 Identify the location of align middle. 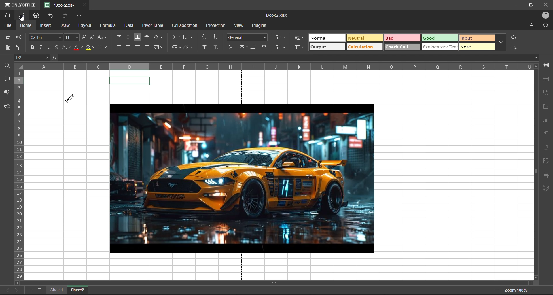
(127, 37).